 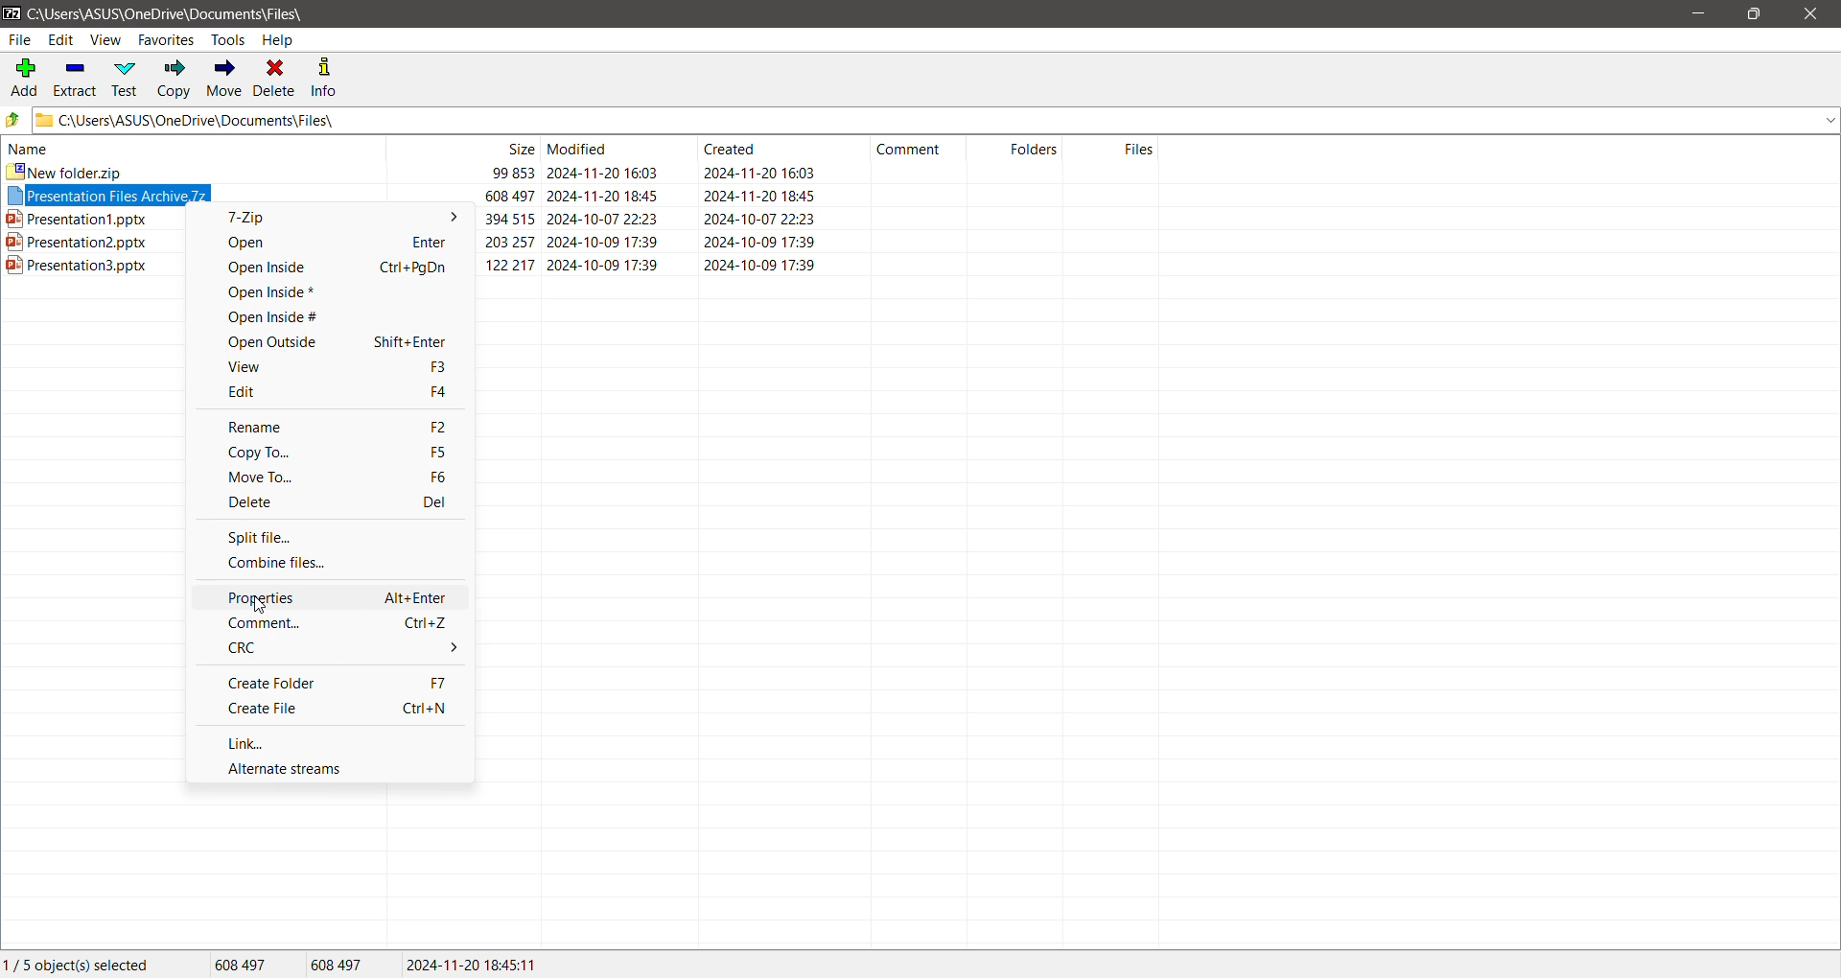 I want to click on Open Inside#, so click(x=280, y=316).